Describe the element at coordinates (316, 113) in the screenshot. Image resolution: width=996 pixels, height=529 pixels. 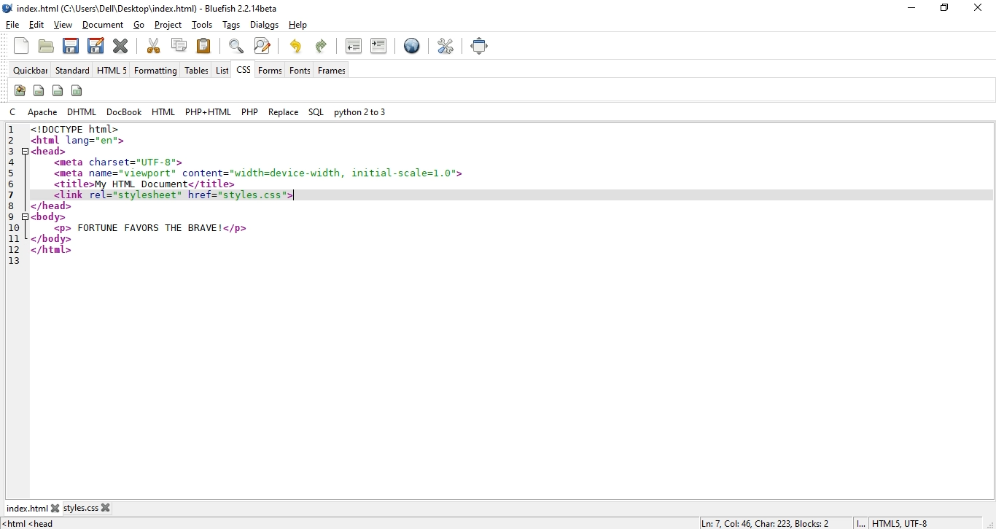
I see `sql` at that location.